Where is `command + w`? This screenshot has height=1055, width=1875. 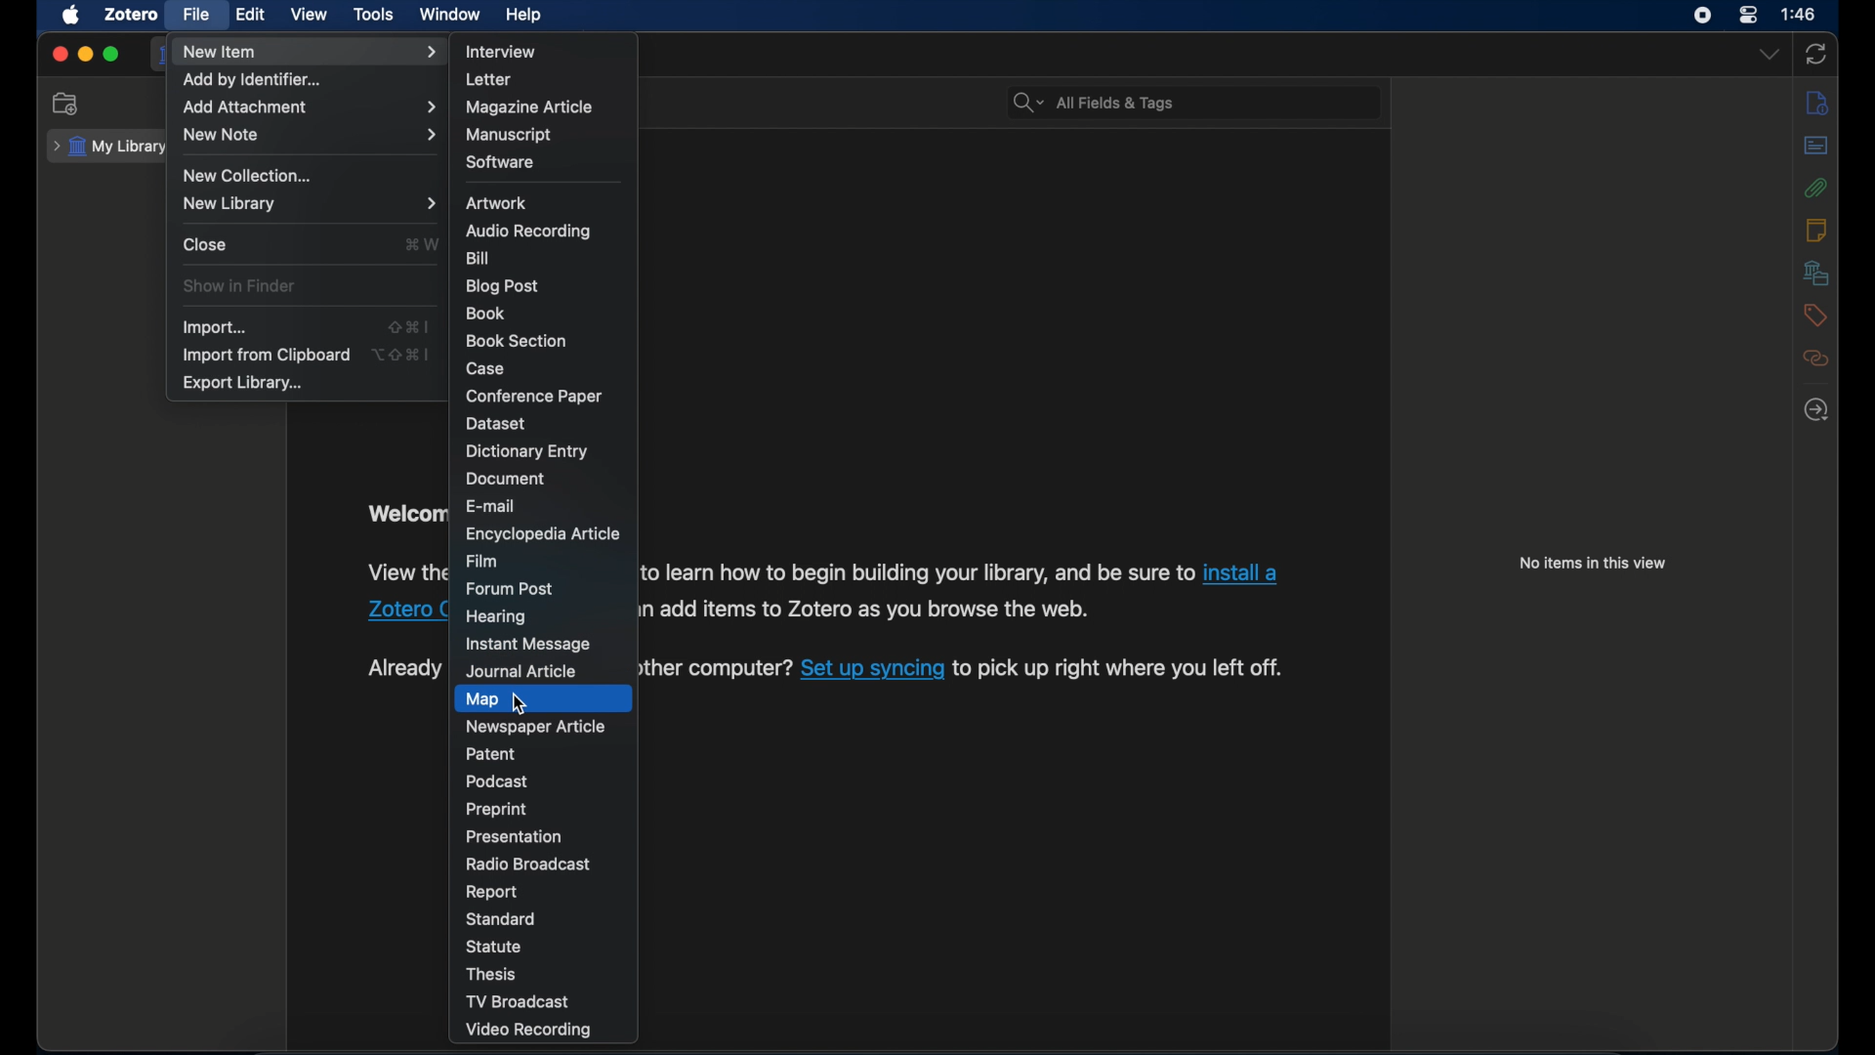
command + w is located at coordinates (420, 243).